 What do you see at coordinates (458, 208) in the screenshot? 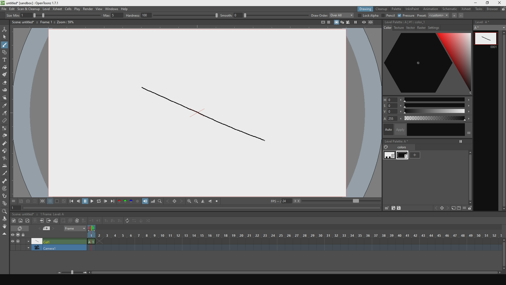
I see `icon` at bounding box center [458, 208].